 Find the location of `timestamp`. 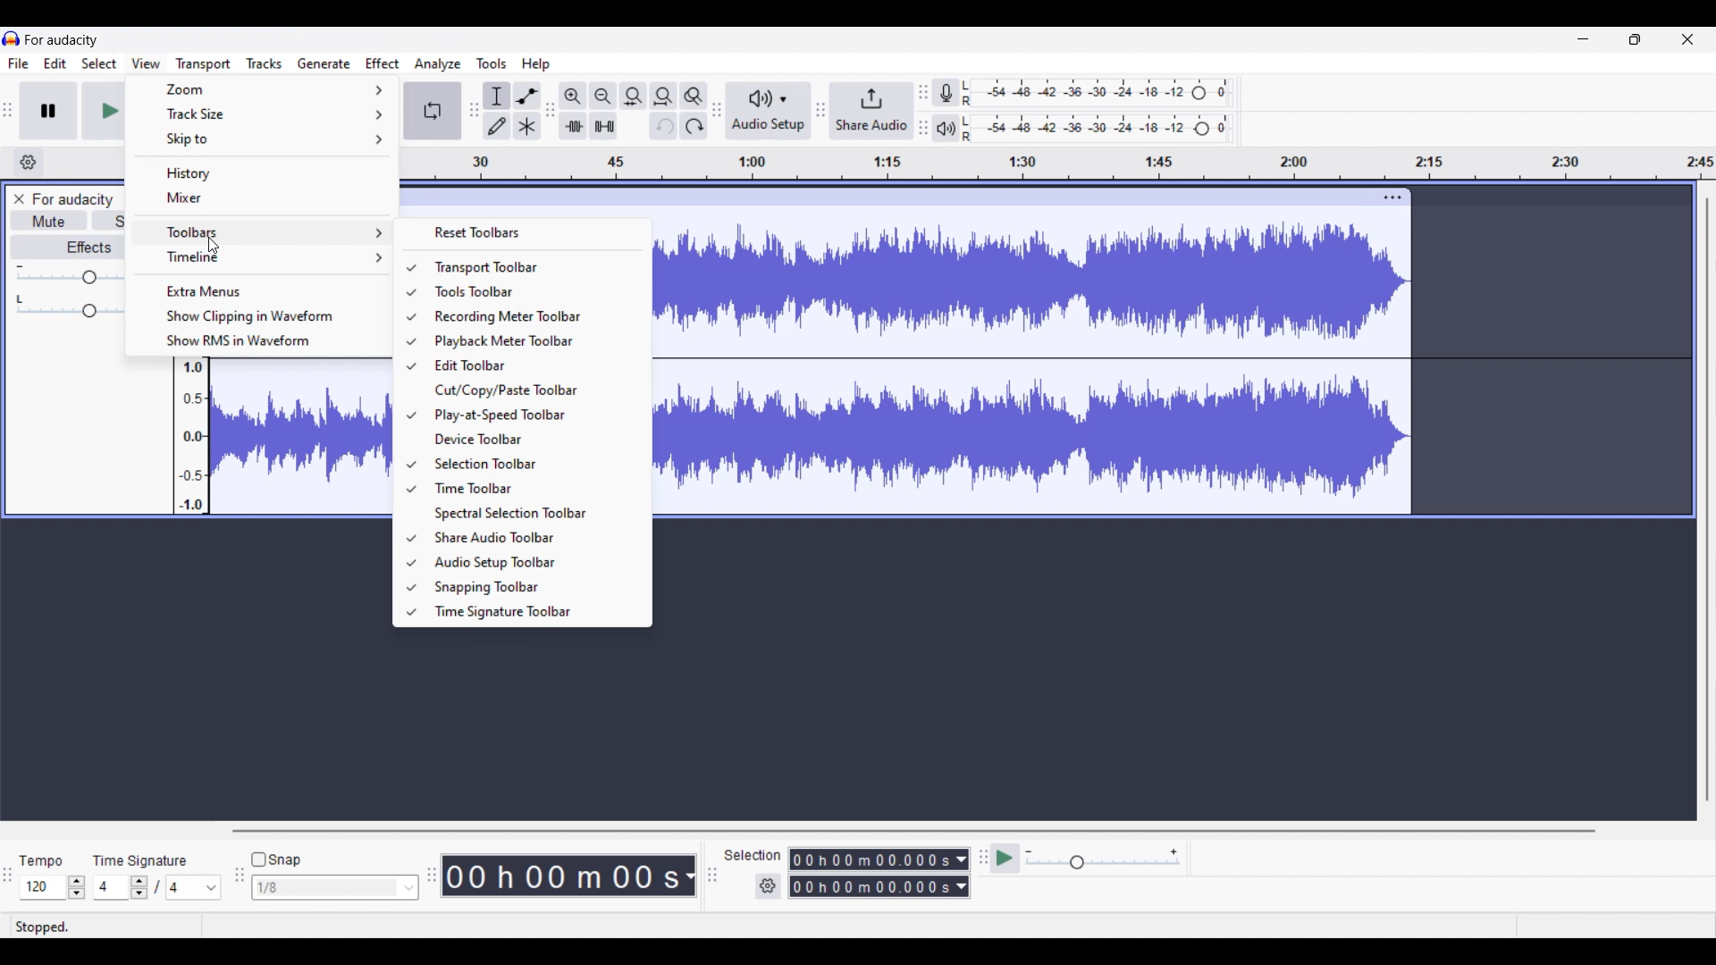

timestamp is located at coordinates (569, 874).